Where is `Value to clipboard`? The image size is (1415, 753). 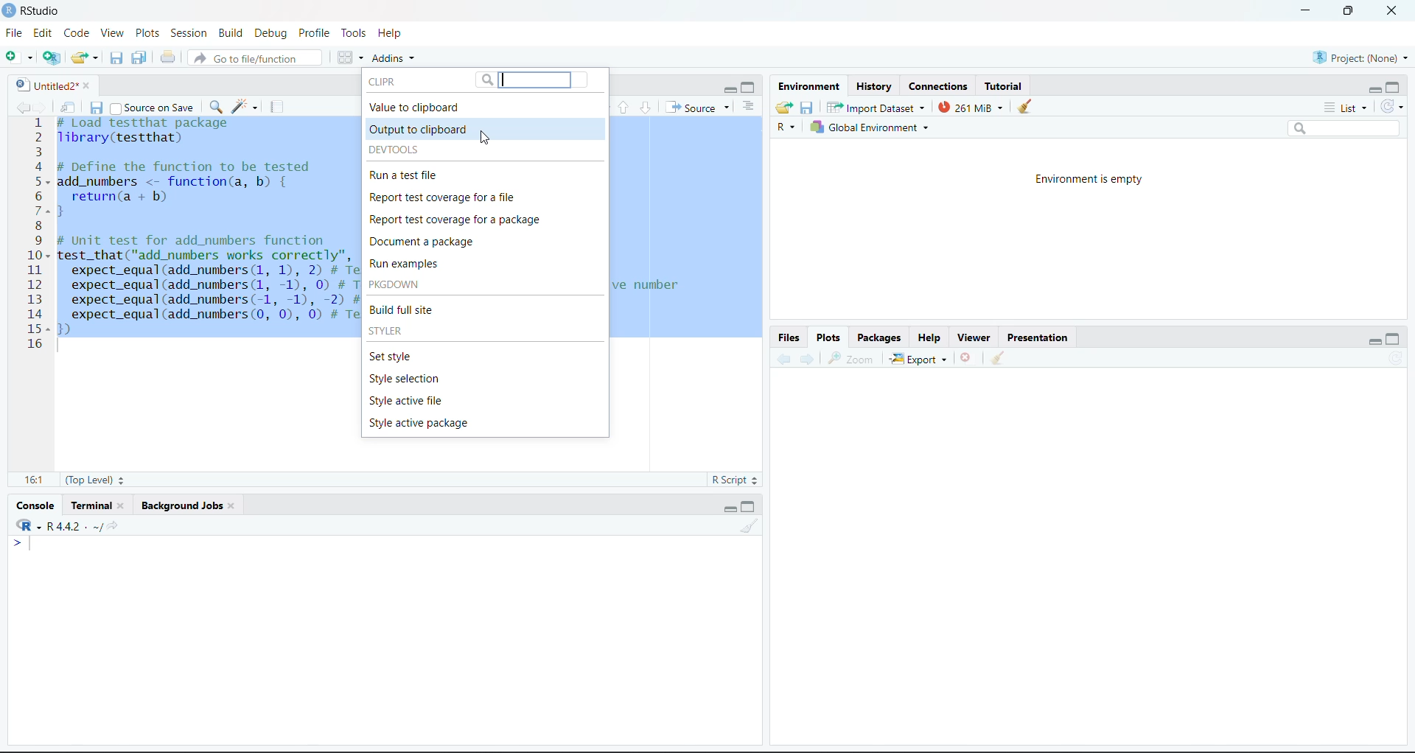 Value to clipboard is located at coordinates (415, 108).